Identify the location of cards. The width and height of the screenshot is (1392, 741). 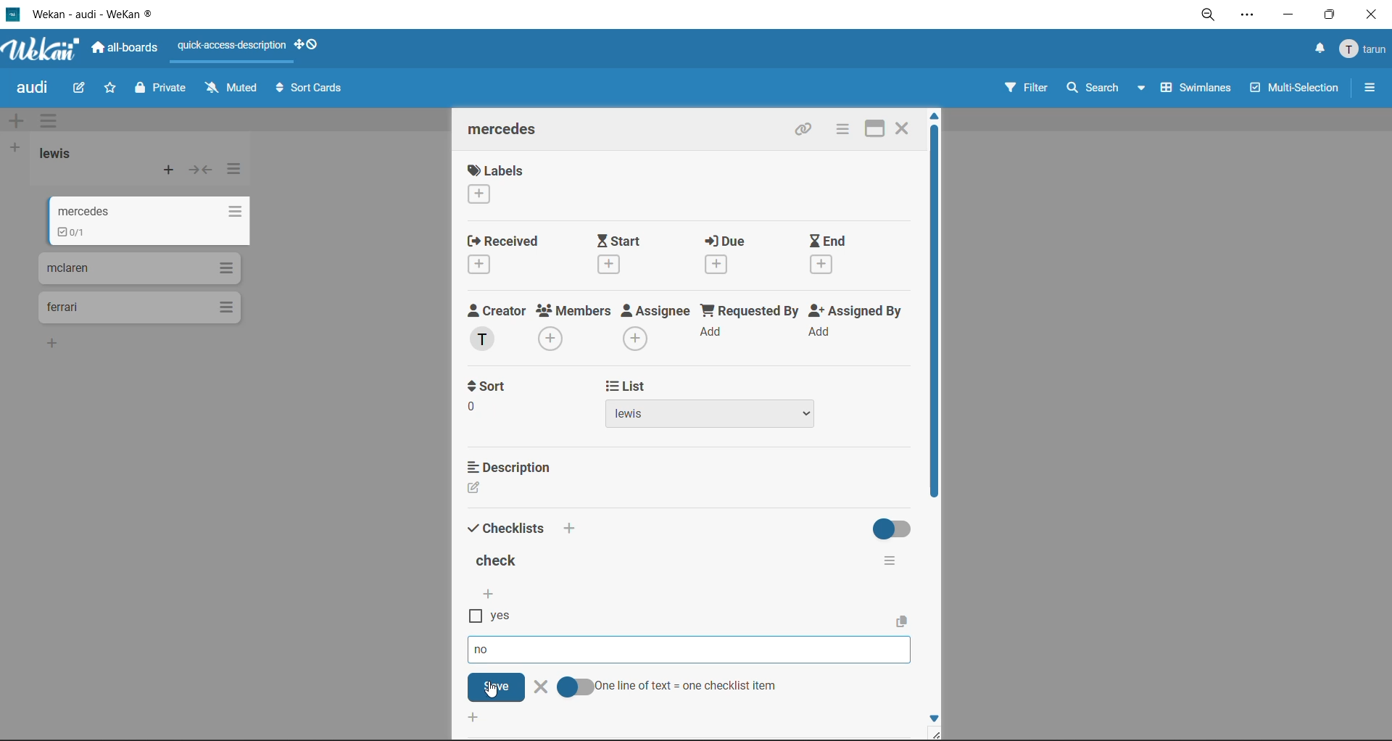
(138, 268).